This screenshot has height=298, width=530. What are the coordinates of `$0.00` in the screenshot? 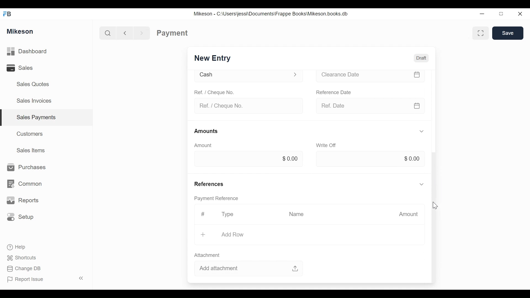 It's located at (414, 158).